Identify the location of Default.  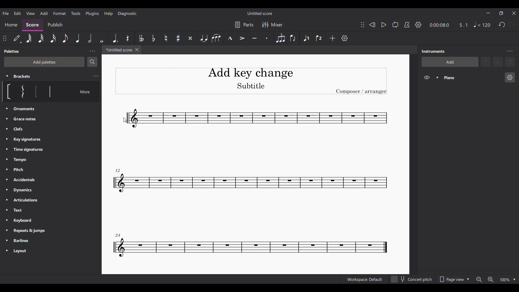
(17, 38).